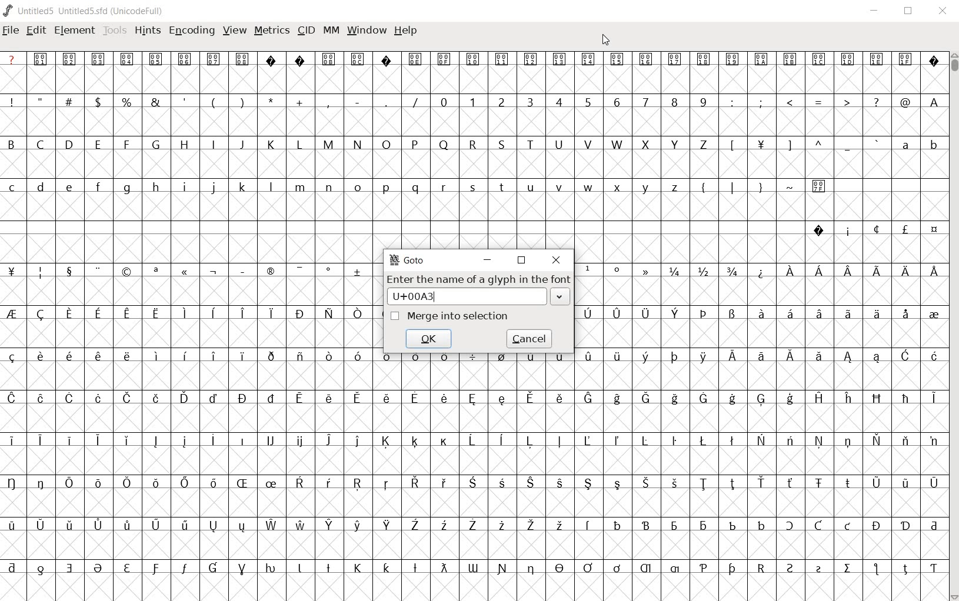 The height and width of the screenshot is (601, 959). Describe the element at coordinates (356, 526) in the screenshot. I see `Symbol` at that location.